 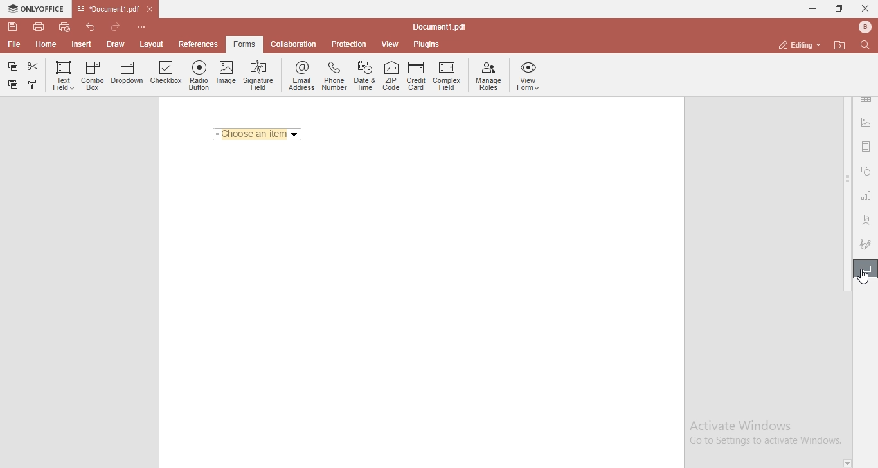 I want to click on copy style, so click(x=34, y=84).